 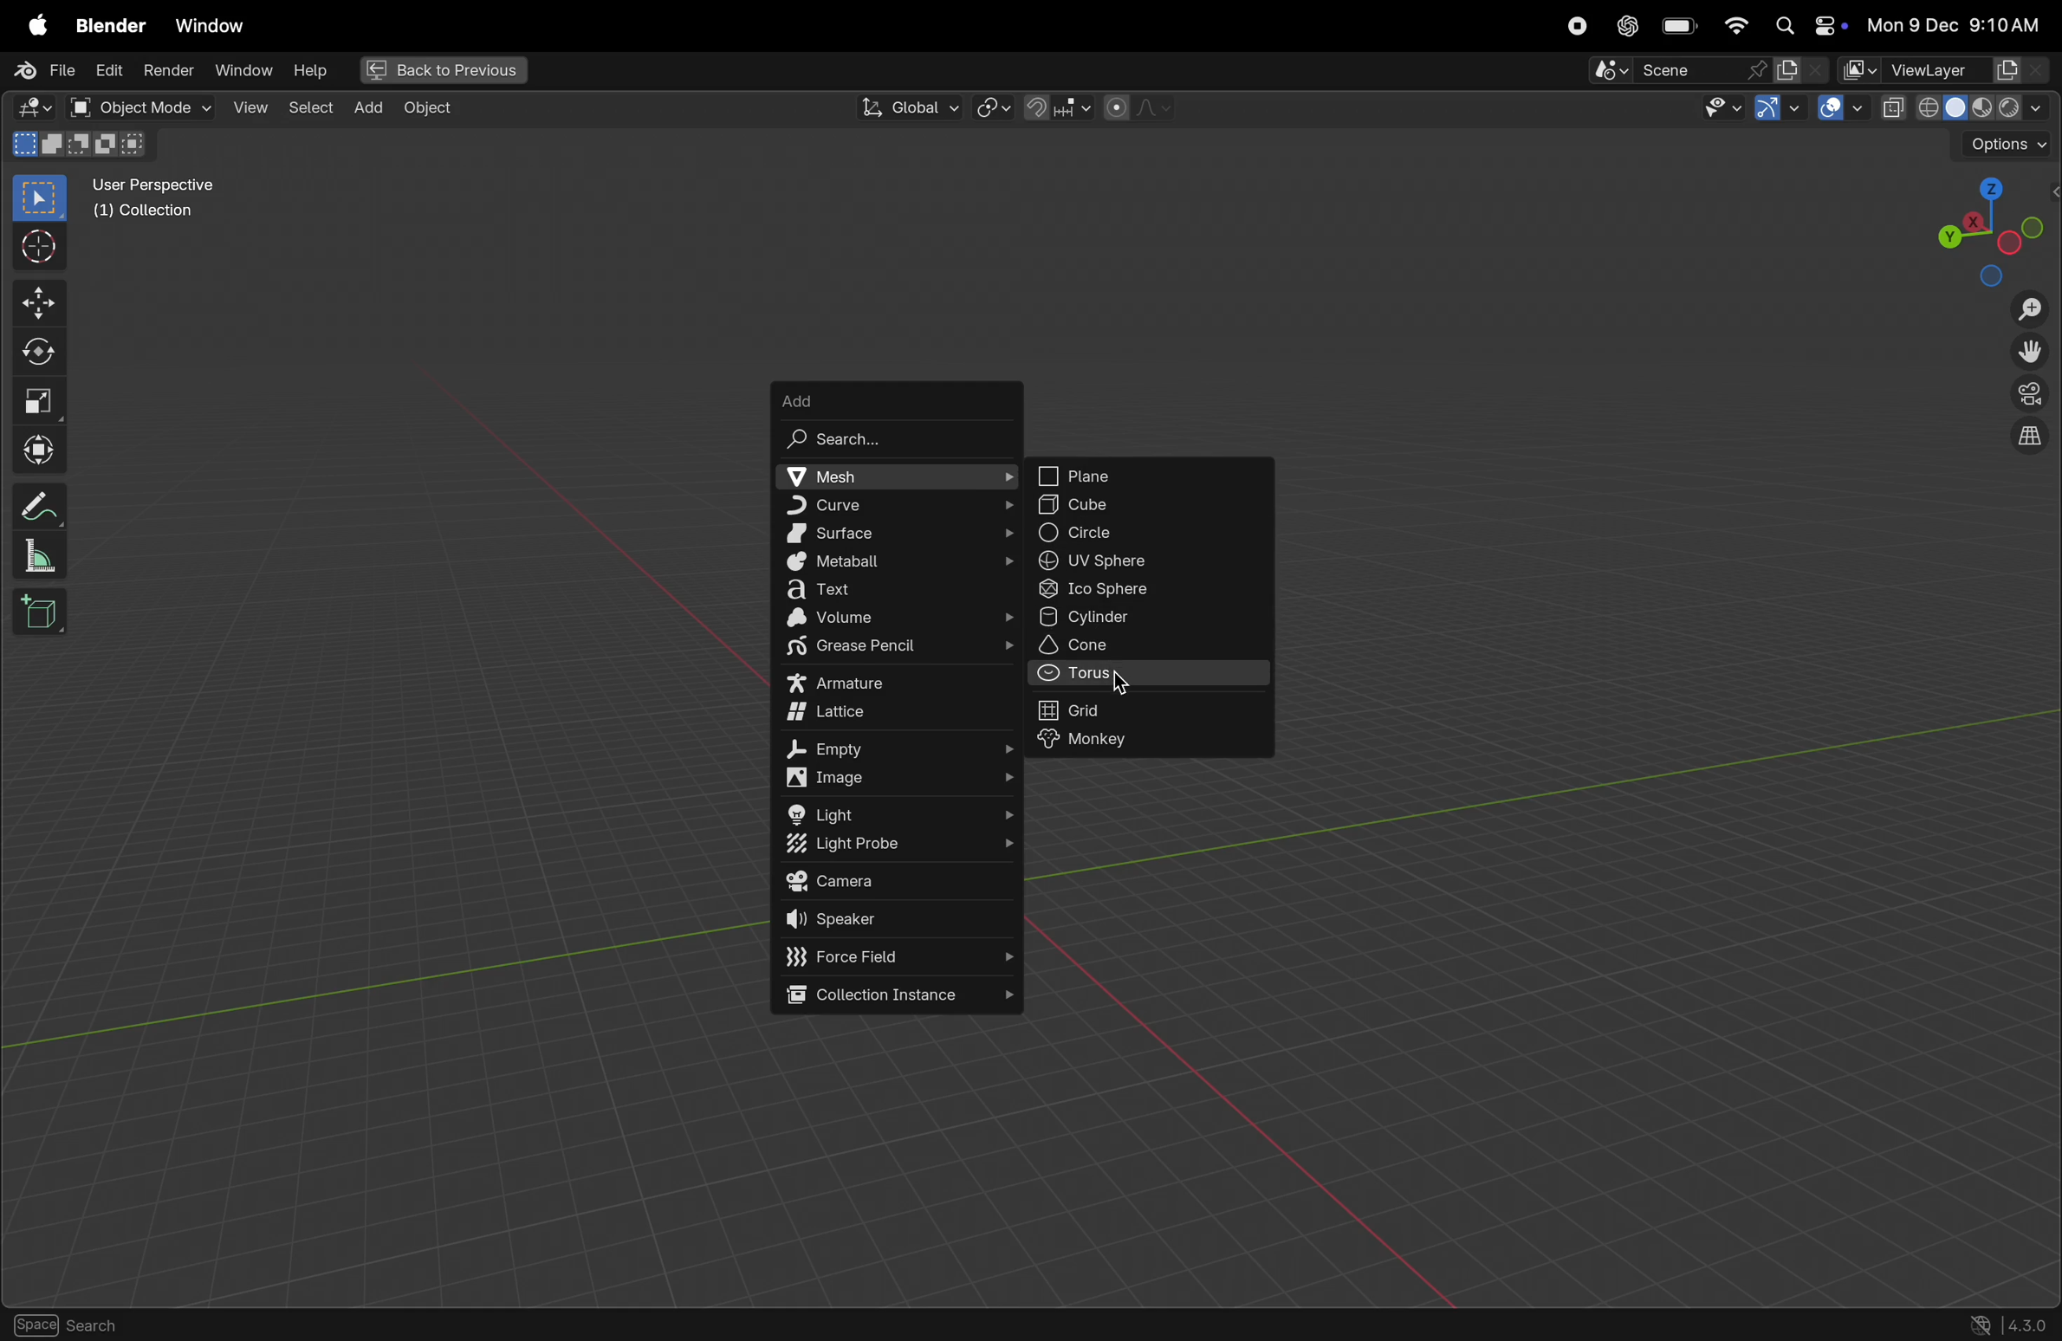 I want to click on select, so click(x=308, y=105).